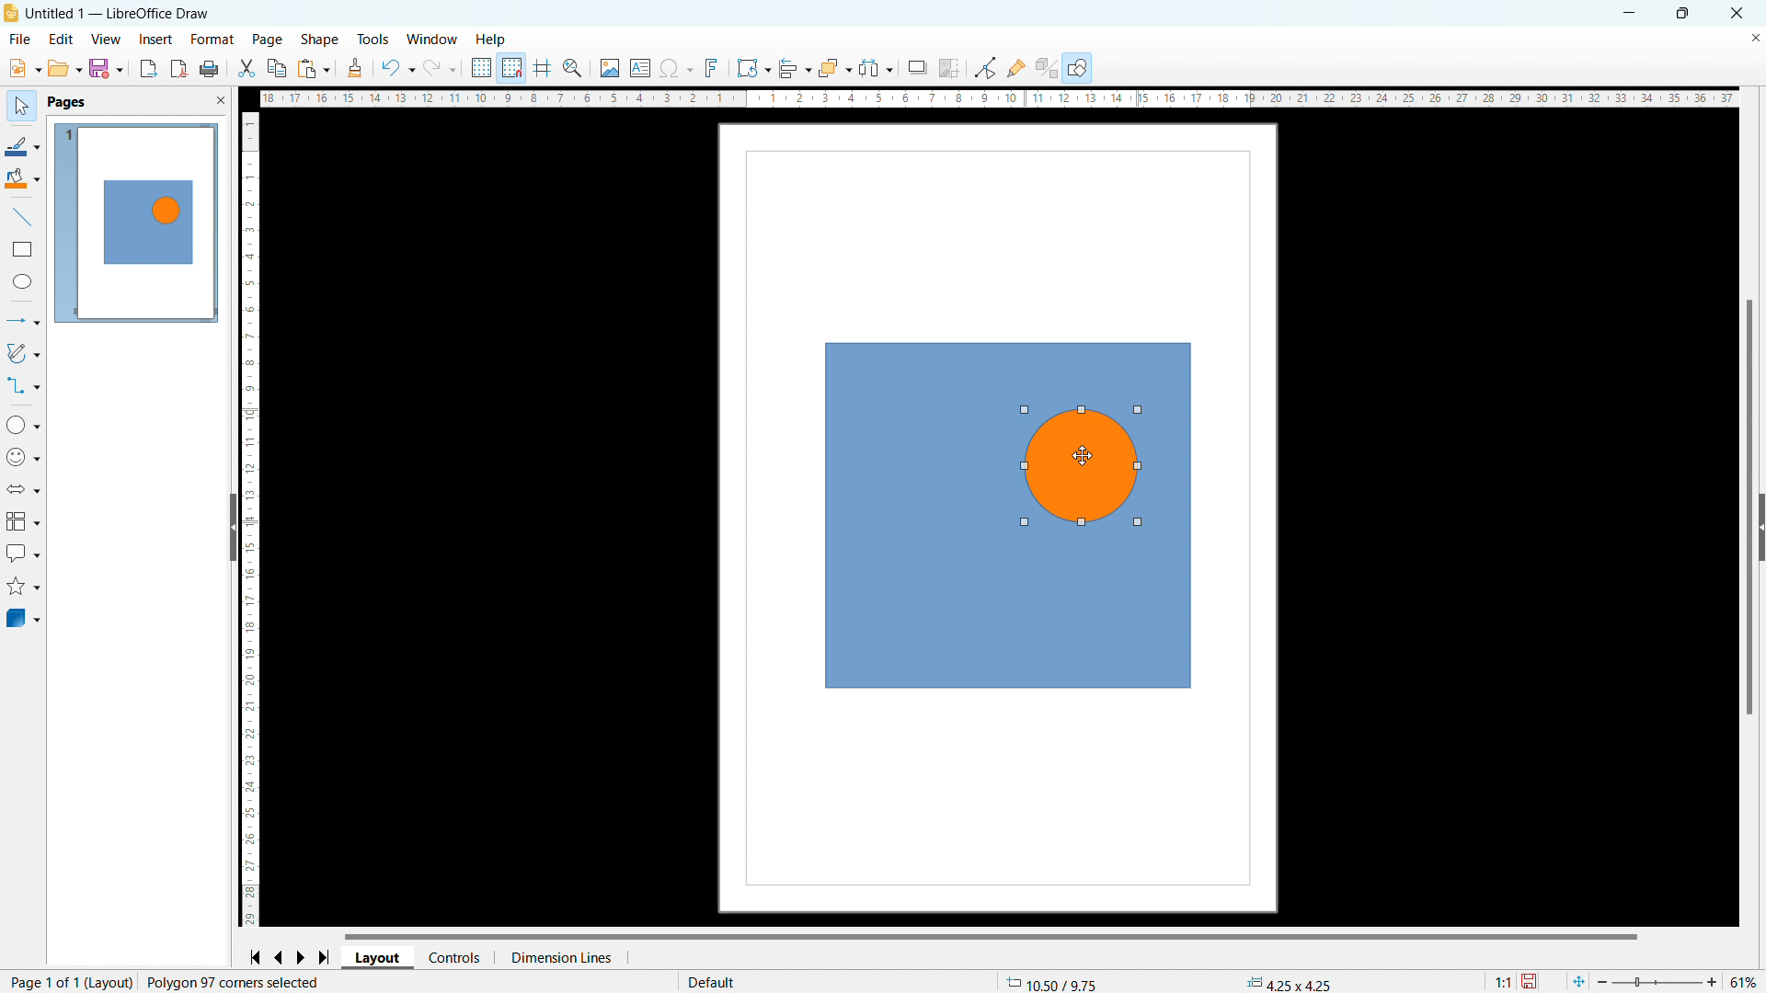  I want to click on display grid, so click(480, 68).